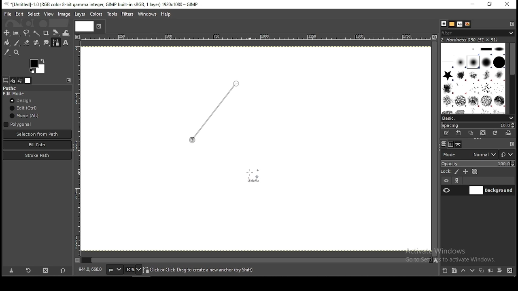 Image resolution: width=518 pixels, height=291 pixels. Describe the element at coordinates (467, 24) in the screenshot. I see `document history` at that location.